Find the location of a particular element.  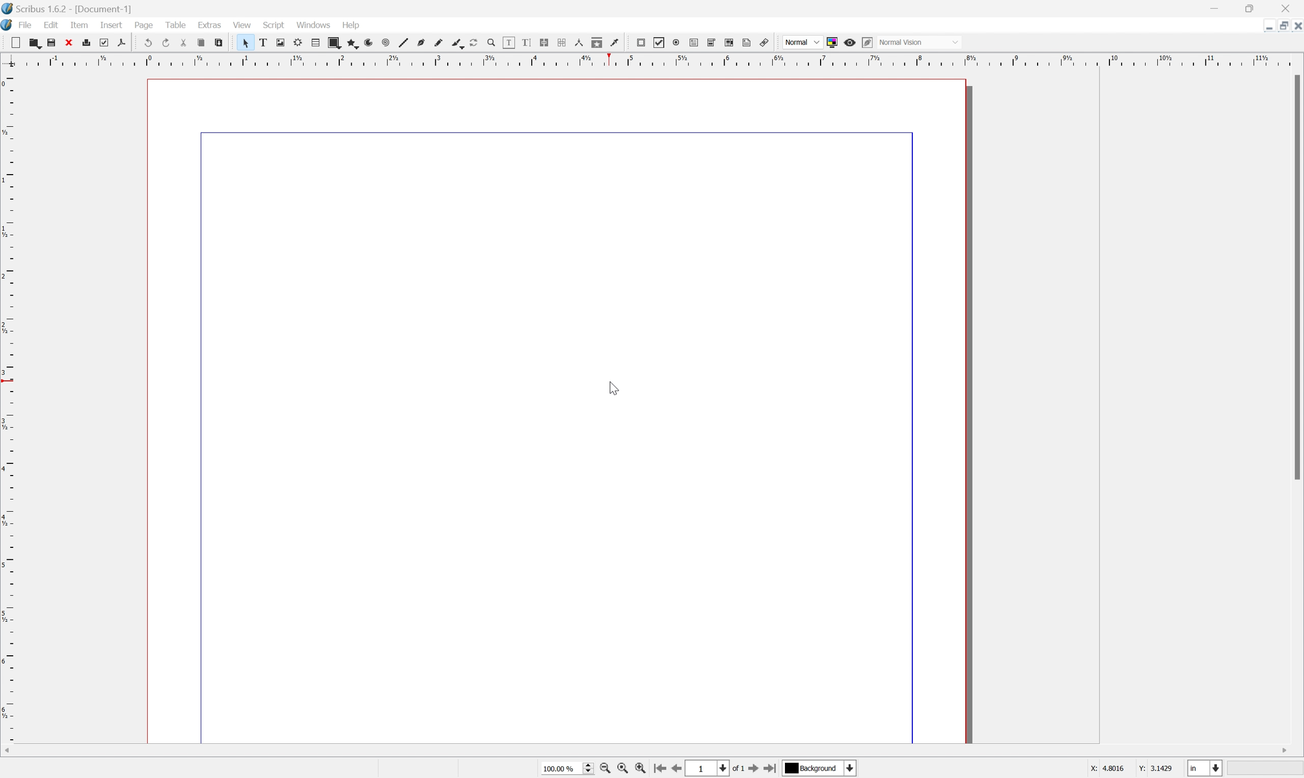

ruler is located at coordinates (8, 405).